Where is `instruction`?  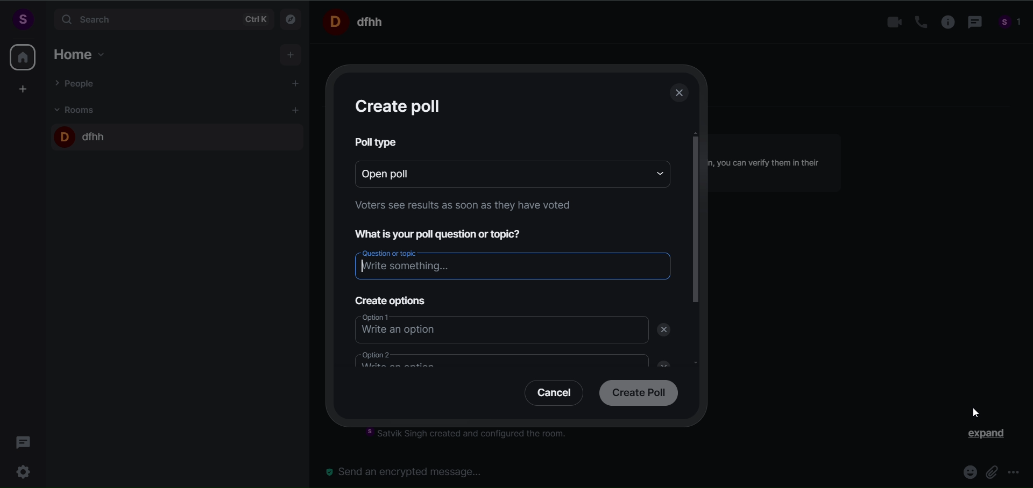 instruction is located at coordinates (474, 435).